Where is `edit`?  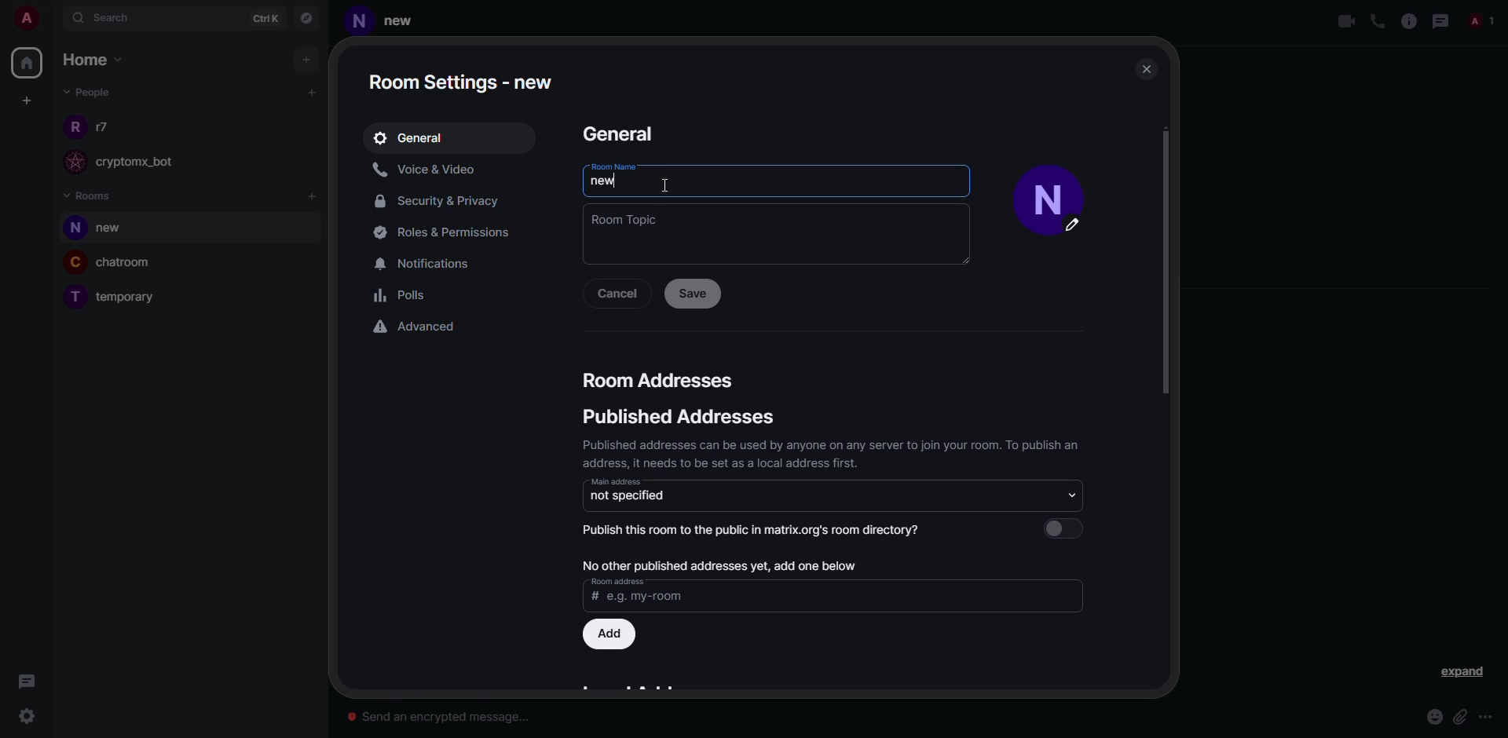 edit is located at coordinates (1080, 229).